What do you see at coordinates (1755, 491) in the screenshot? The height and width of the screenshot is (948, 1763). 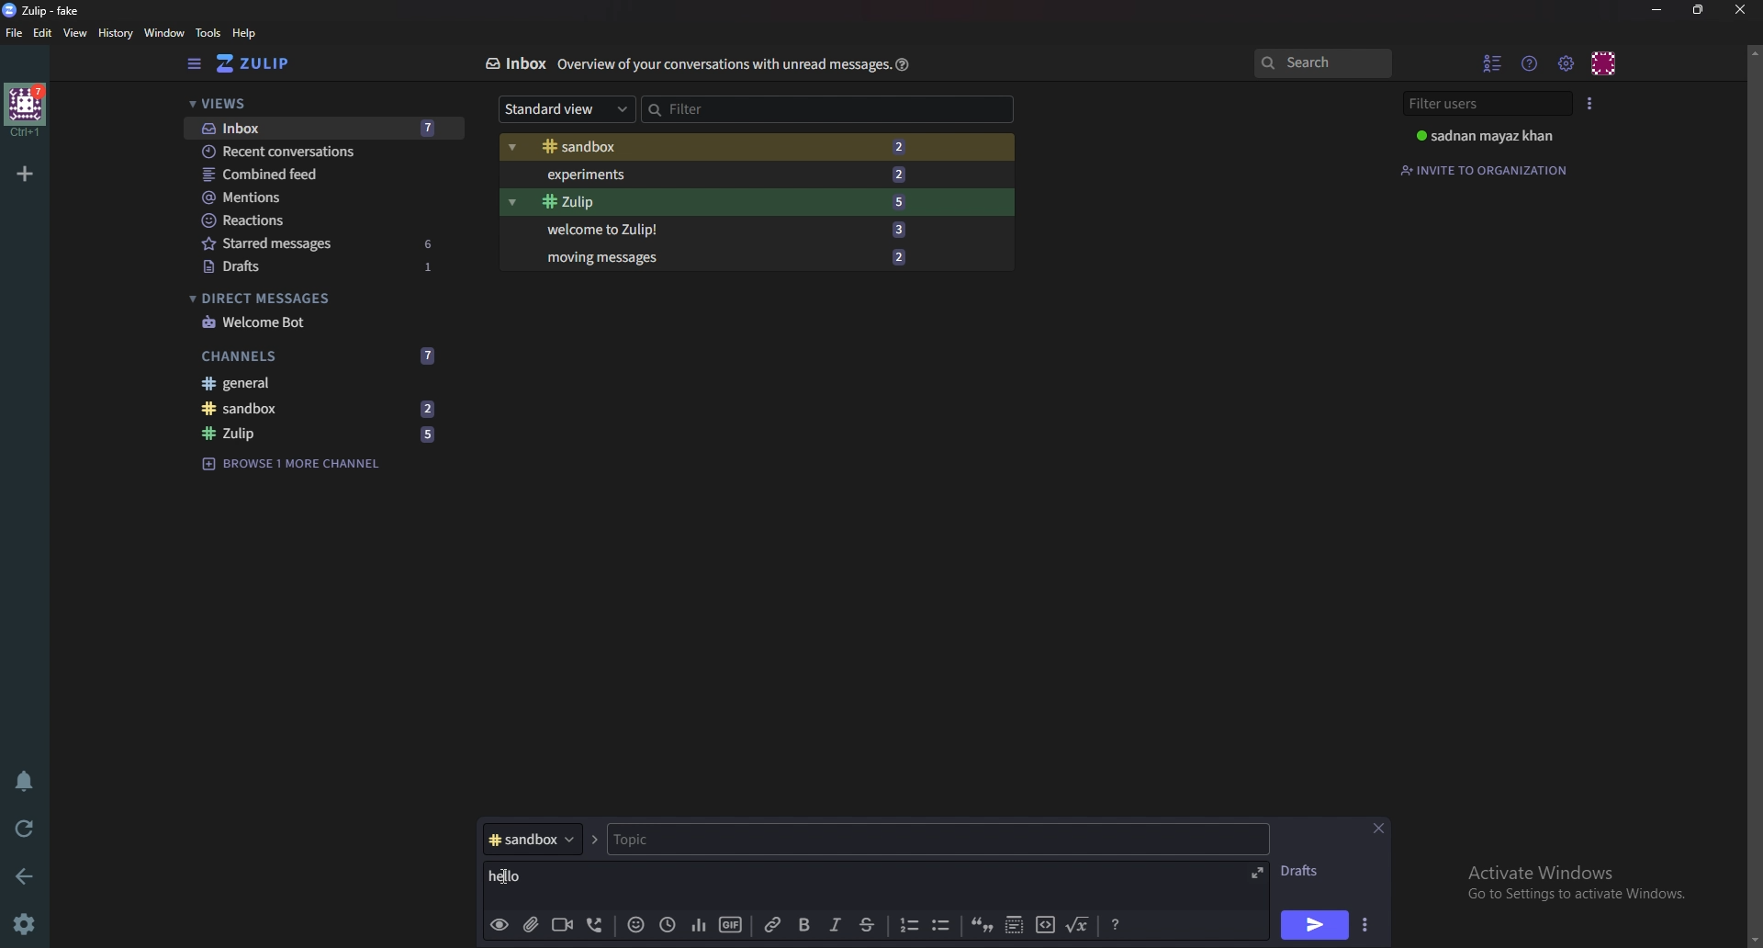 I see `scroll bar` at bounding box center [1755, 491].